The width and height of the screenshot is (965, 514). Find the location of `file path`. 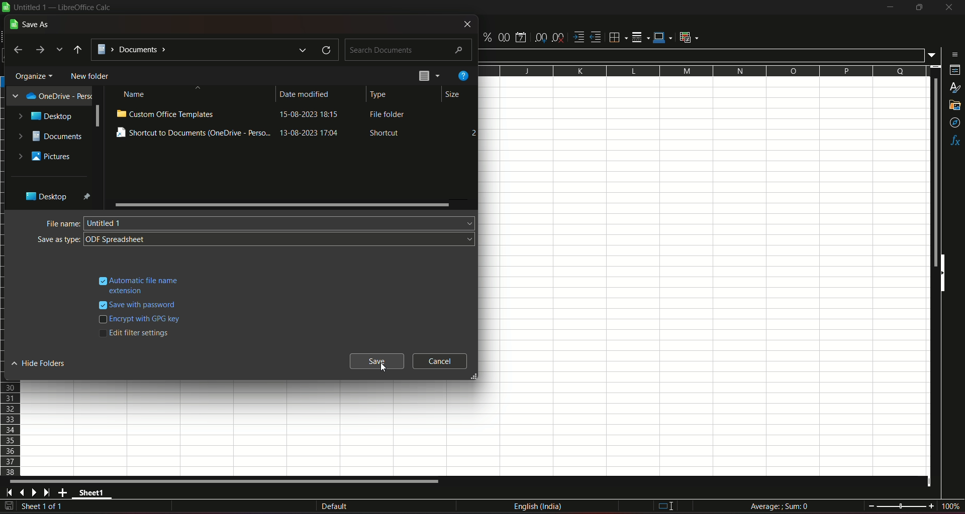

file path is located at coordinates (202, 50).